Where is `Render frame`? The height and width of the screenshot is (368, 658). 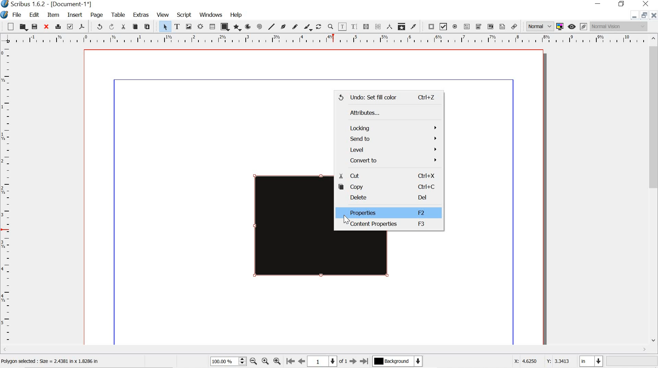 Render frame is located at coordinates (200, 27).